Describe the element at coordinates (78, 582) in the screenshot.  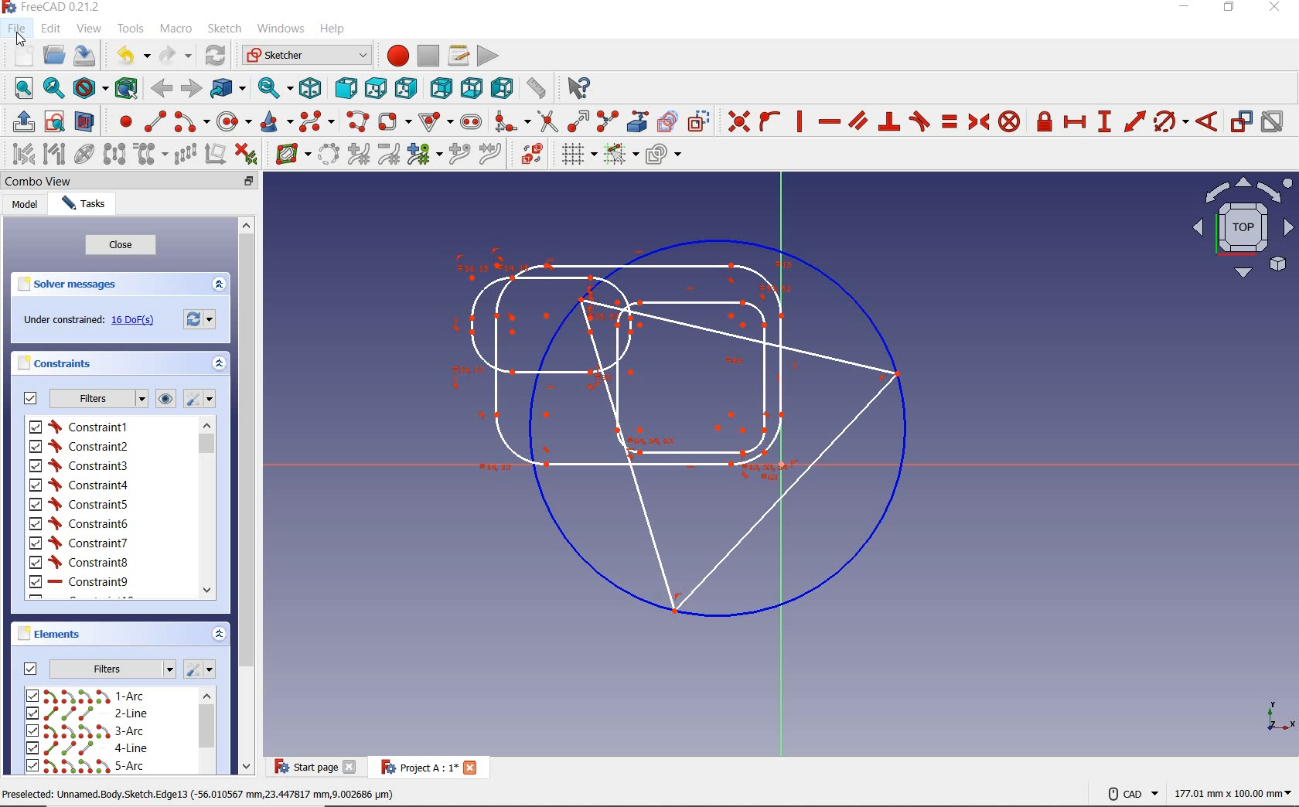
I see `constraint9` at that location.